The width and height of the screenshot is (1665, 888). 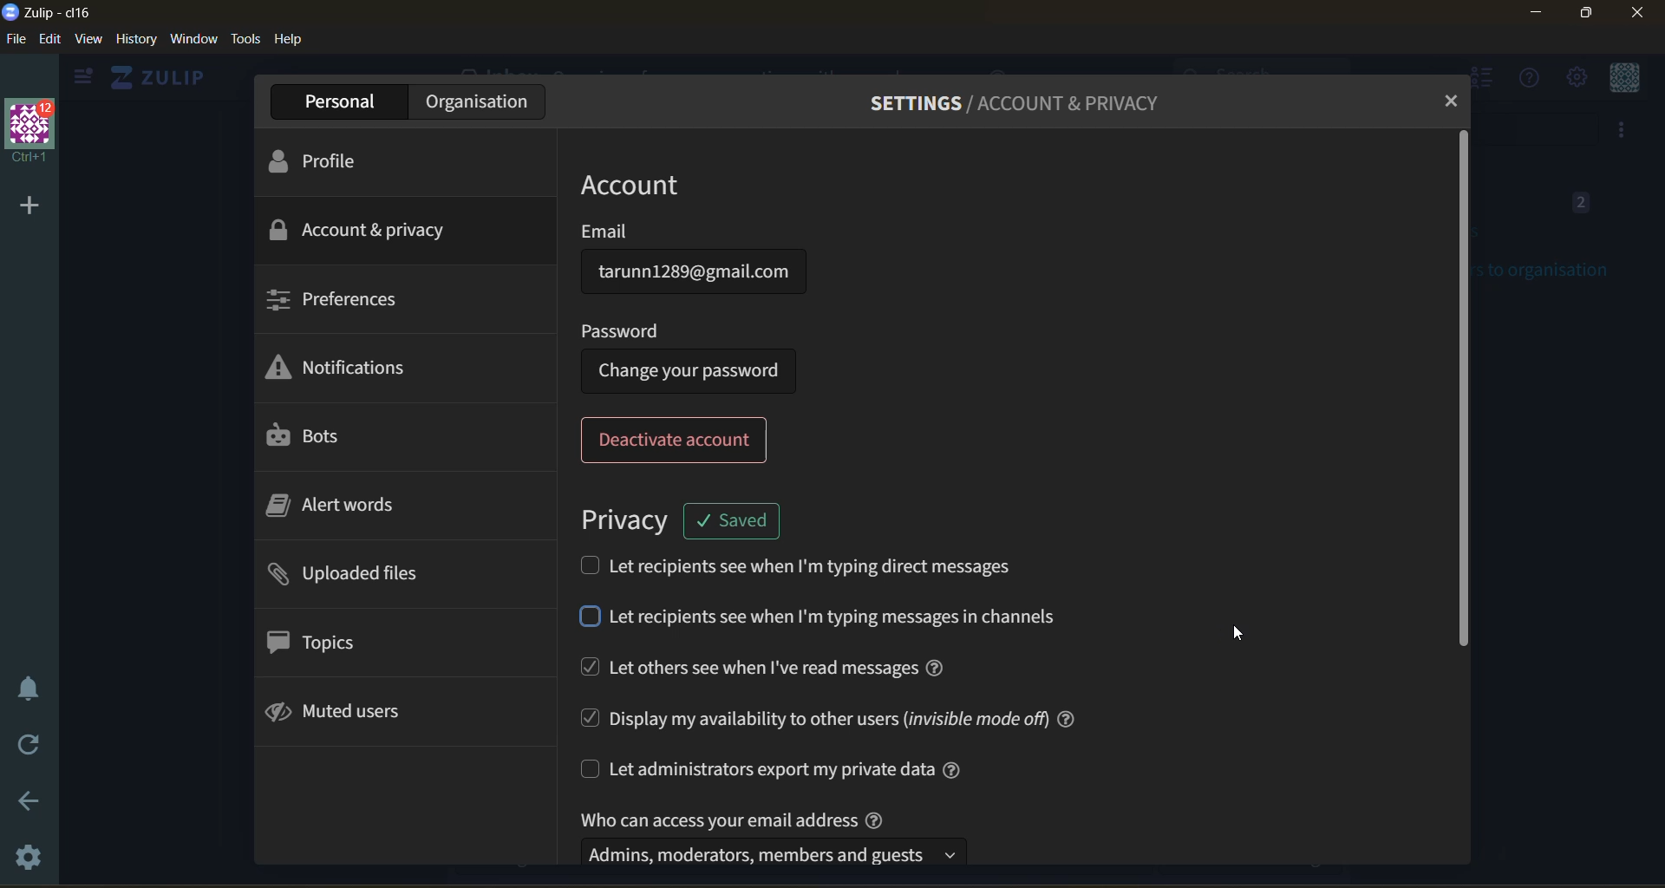 What do you see at coordinates (624, 518) in the screenshot?
I see `privacy` at bounding box center [624, 518].